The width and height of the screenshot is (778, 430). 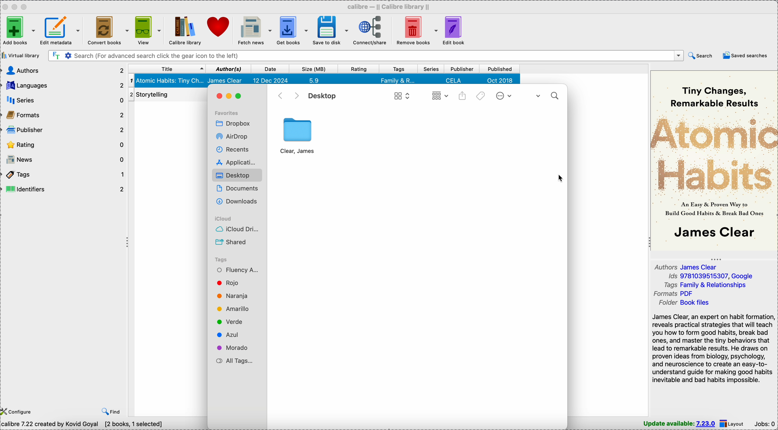 What do you see at coordinates (330, 30) in the screenshot?
I see `save to disk` at bounding box center [330, 30].